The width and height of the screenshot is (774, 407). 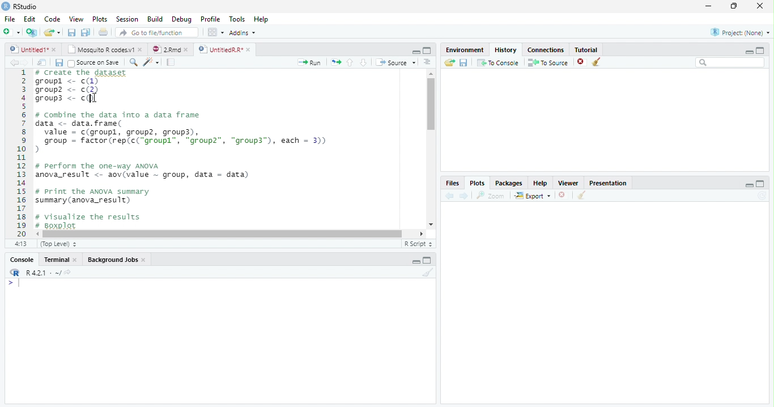 I want to click on Packages, so click(x=510, y=183).